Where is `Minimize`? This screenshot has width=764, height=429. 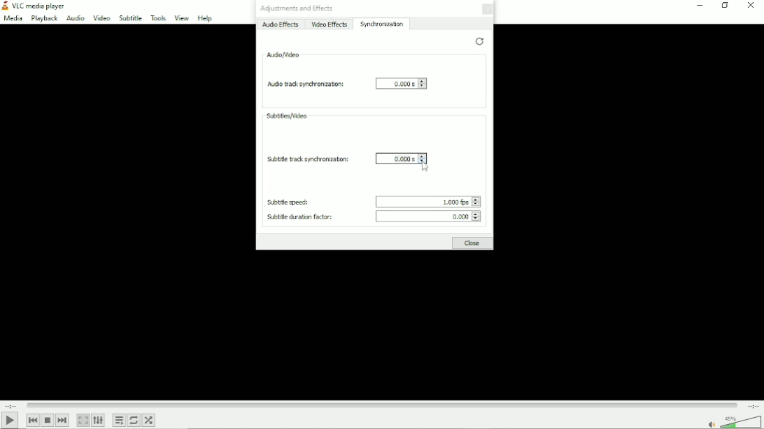 Minimize is located at coordinates (700, 5).